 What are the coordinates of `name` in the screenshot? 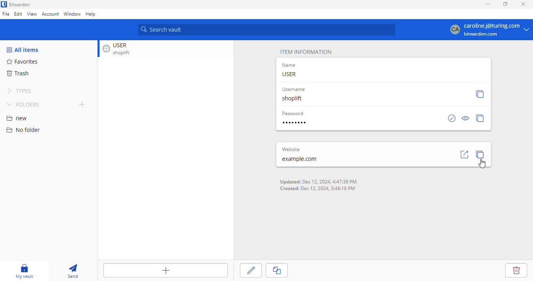 It's located at (290, 65).